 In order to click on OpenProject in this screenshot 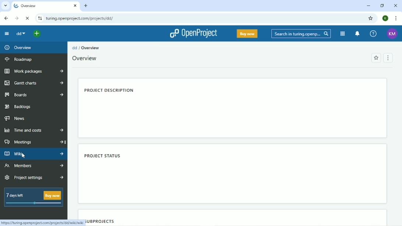, I will do `click(193, 34)`.